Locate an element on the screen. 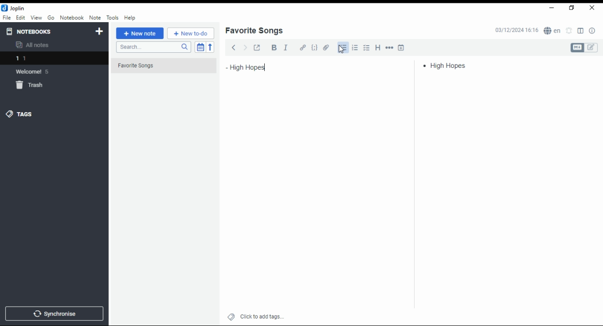 This screenshot has height=326, width=603. notebook 1 is located at coordinates (34, 59).